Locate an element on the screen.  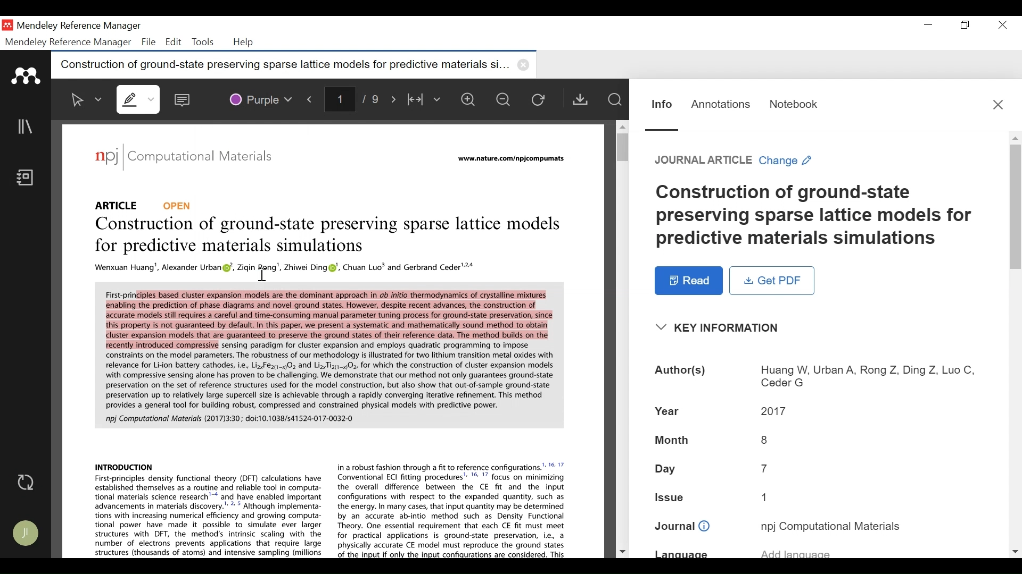
Mendeley Desktop Icon is located at coordinates (7, 24).